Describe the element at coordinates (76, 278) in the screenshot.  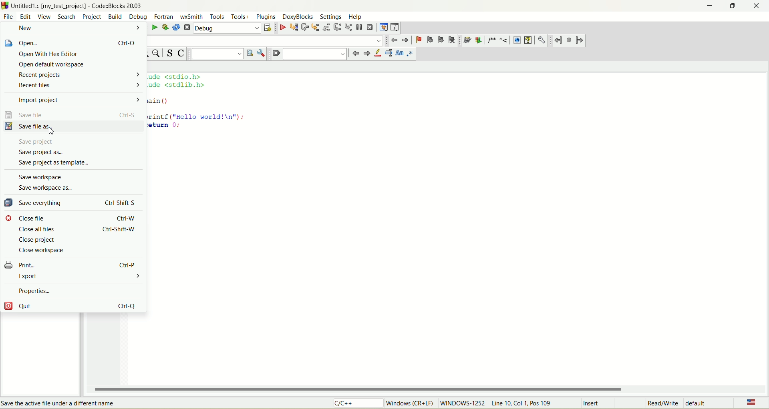
I see `export` at that location.